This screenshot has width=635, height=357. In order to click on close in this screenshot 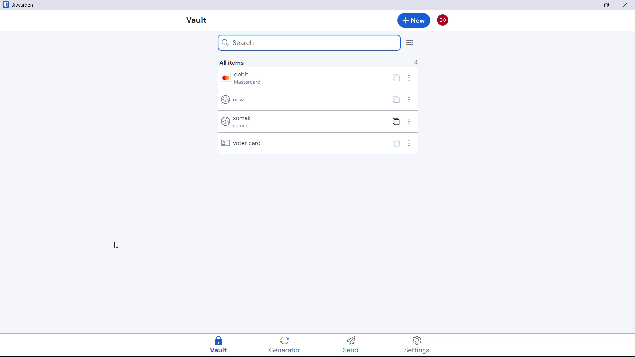, I will do `click(626, 5)`.